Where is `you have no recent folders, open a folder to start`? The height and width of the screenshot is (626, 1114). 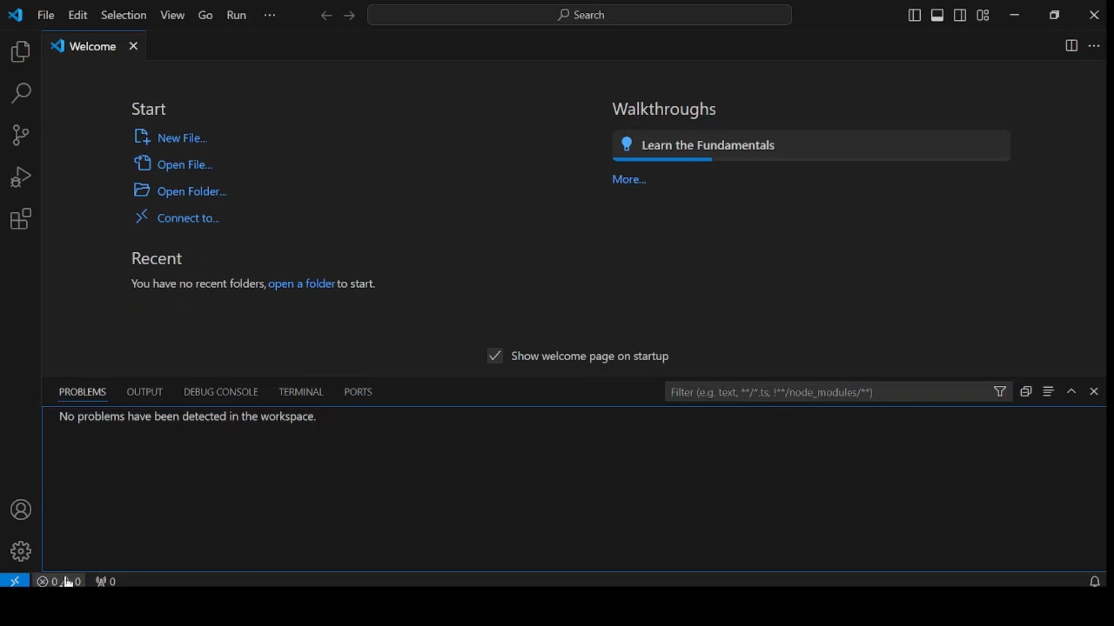
you have no recent folders, open a folder to start is located at coordinates (255, 283).